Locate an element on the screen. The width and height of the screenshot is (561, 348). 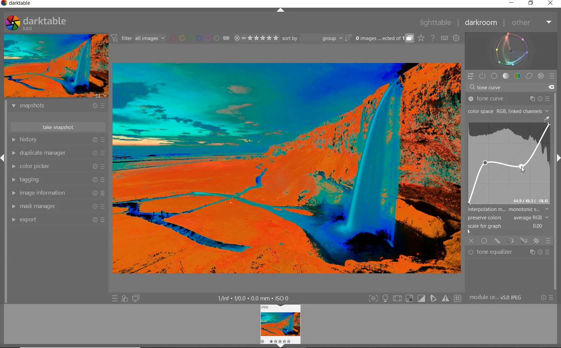
color picker is located at coordinates (57, 166).